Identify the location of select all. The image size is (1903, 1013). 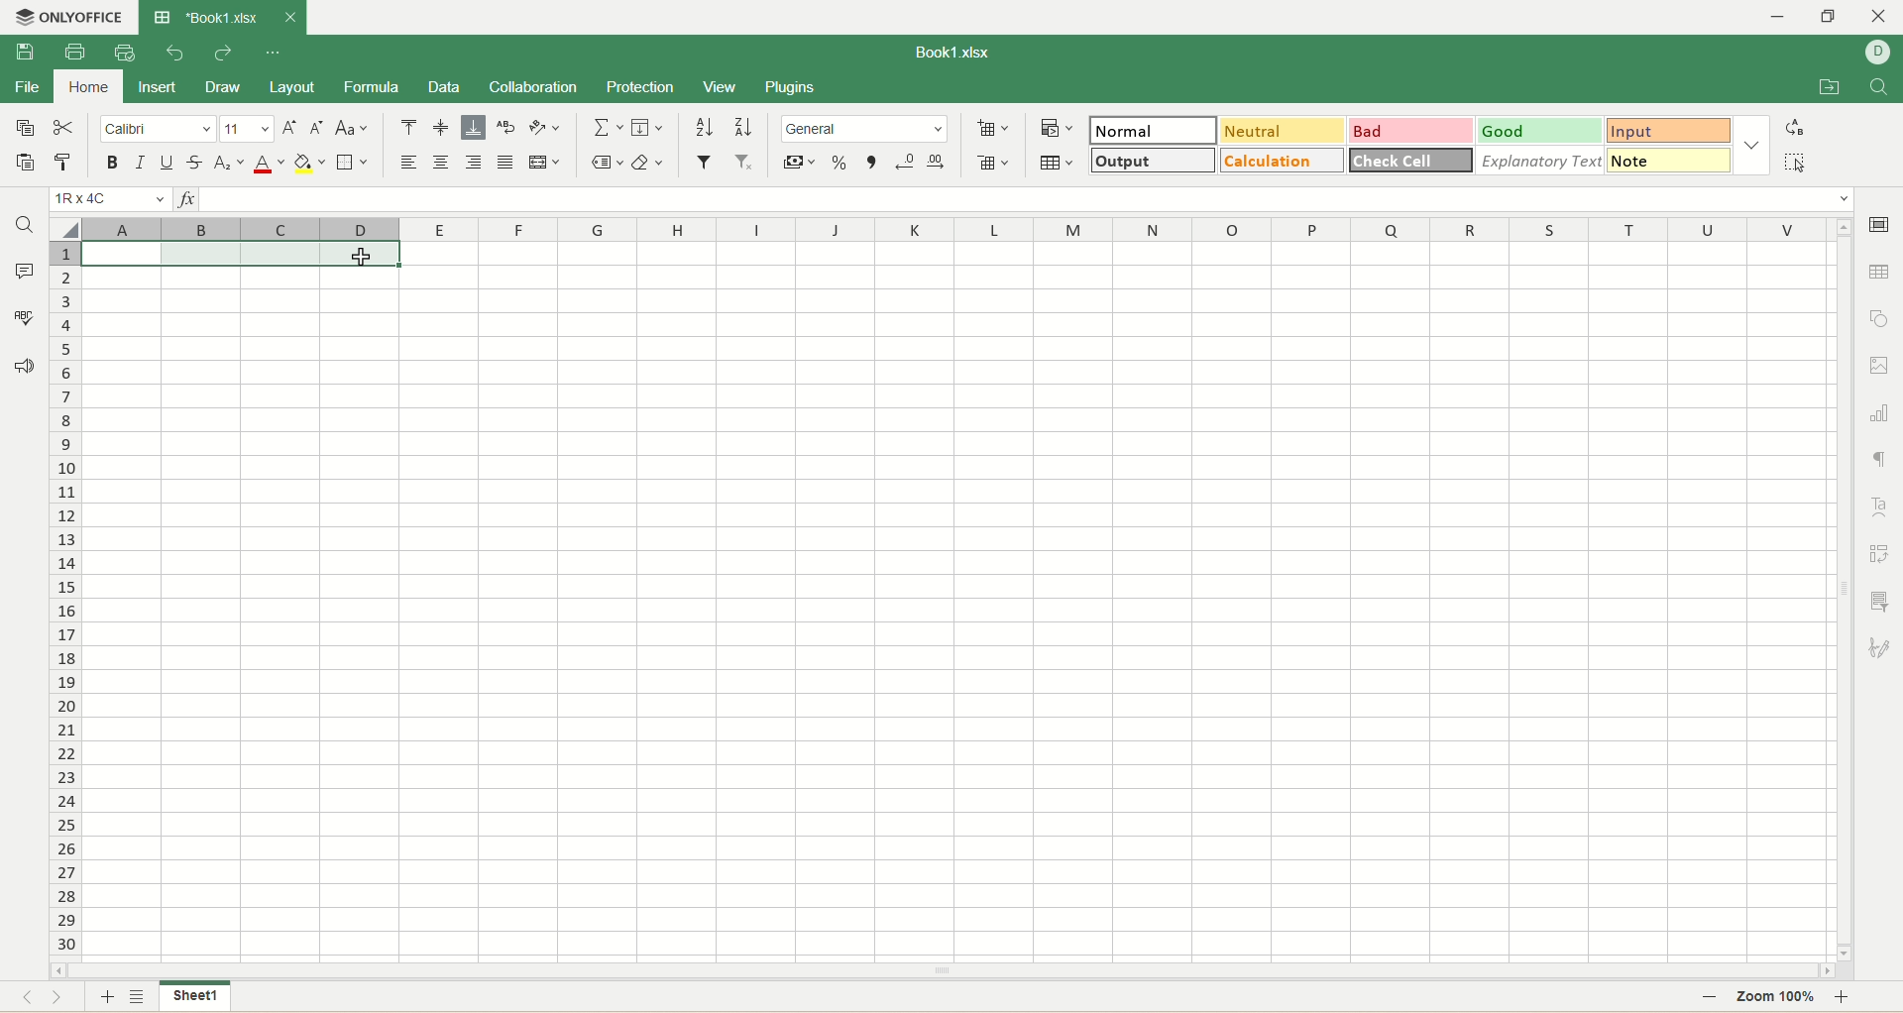
(66, 227).